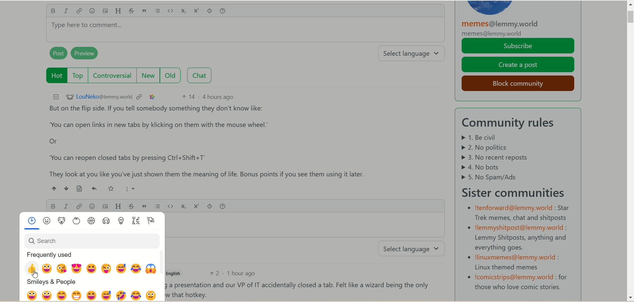  I want to click on spoiler, so click(209, 206).